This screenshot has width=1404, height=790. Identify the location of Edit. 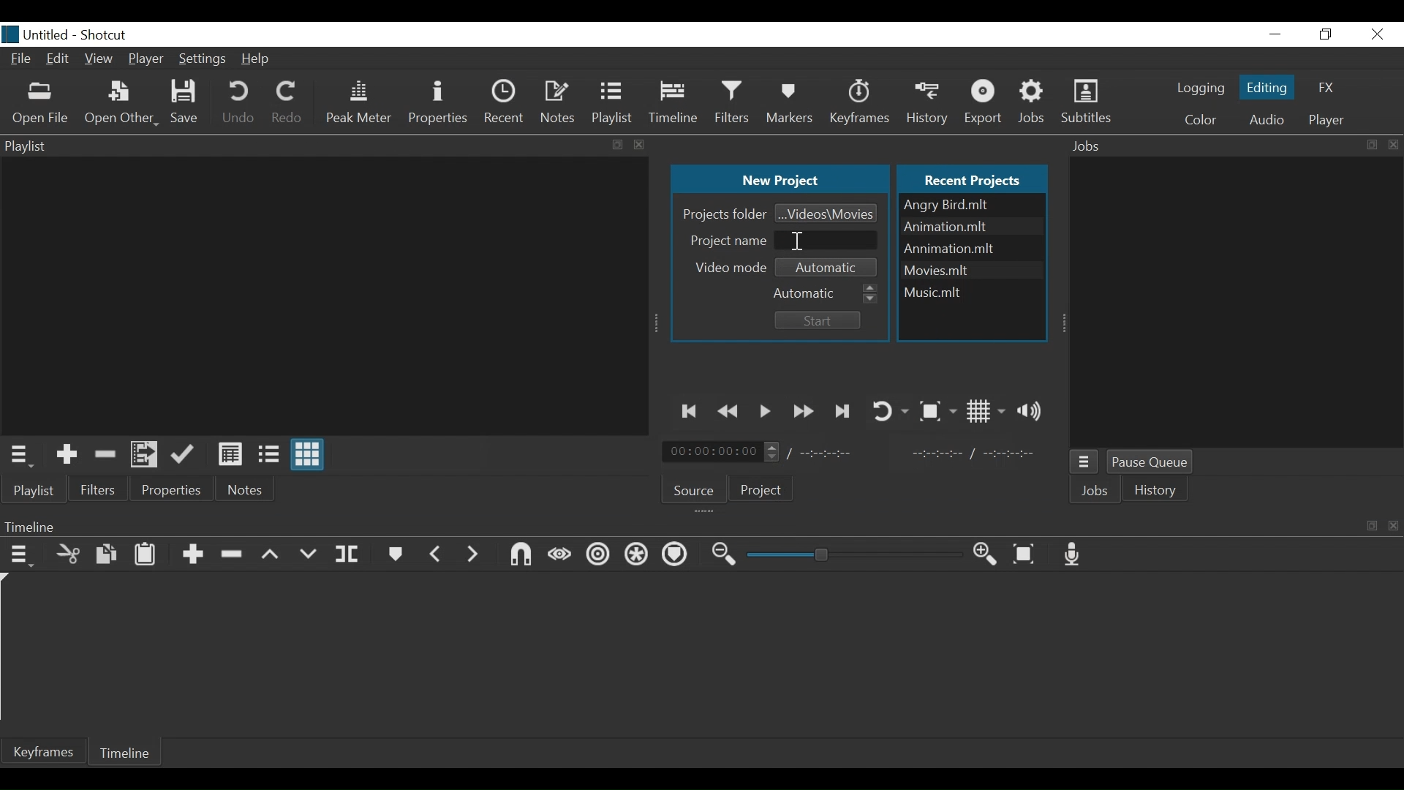
(58, 61).